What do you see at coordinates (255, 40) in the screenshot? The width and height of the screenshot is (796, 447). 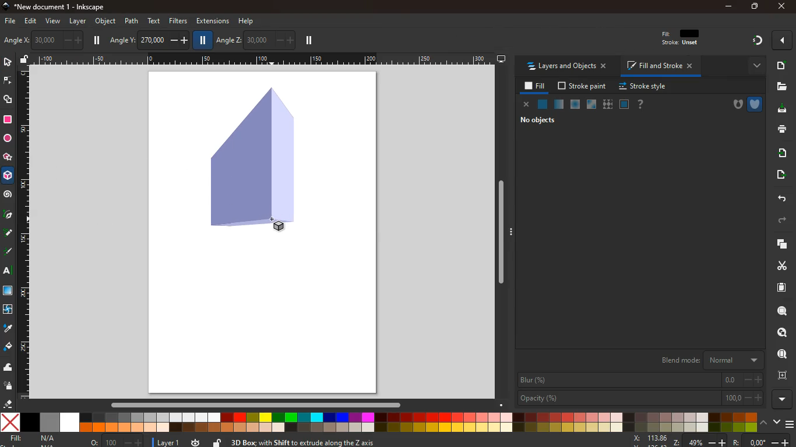 I see `angle z` at bounding box center [255, 40].